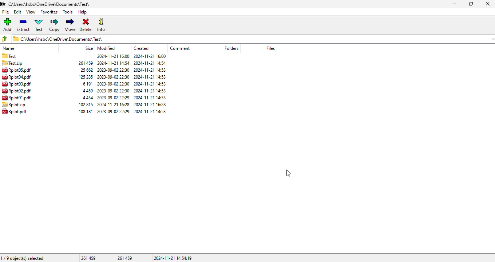 The image size is (495, 262). Describe the element at coordinates (102, 24) in the screenshot. I see `info` at that location.